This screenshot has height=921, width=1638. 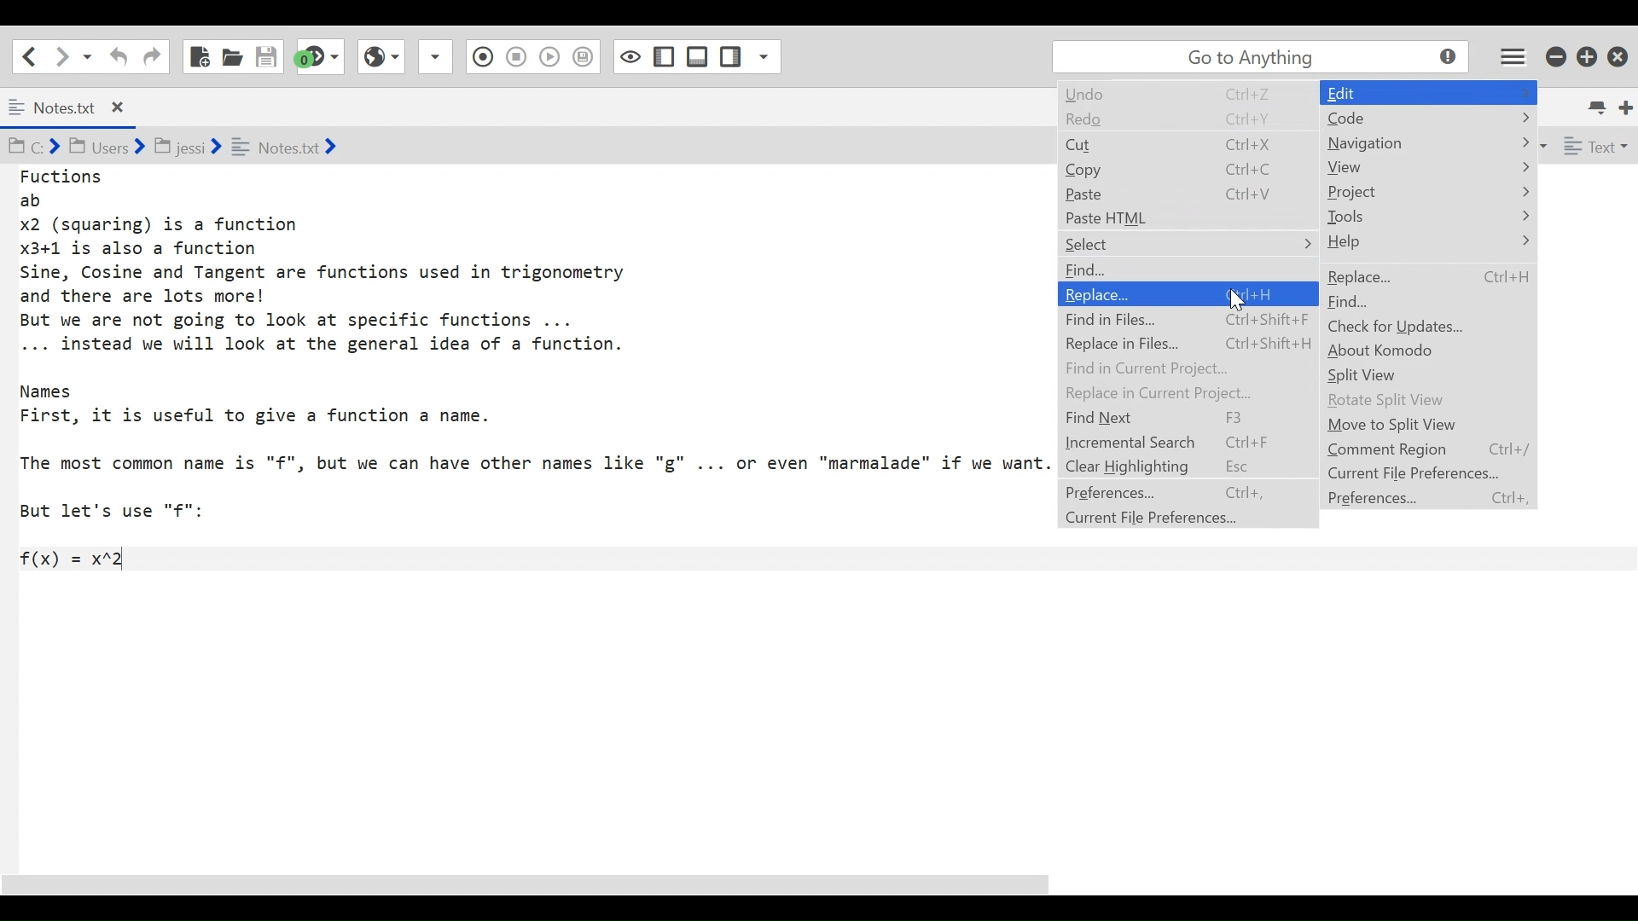 What do you see at coordinates (1353, 91) in the screenshot?
I see `` at bounding box center [1353, 91].